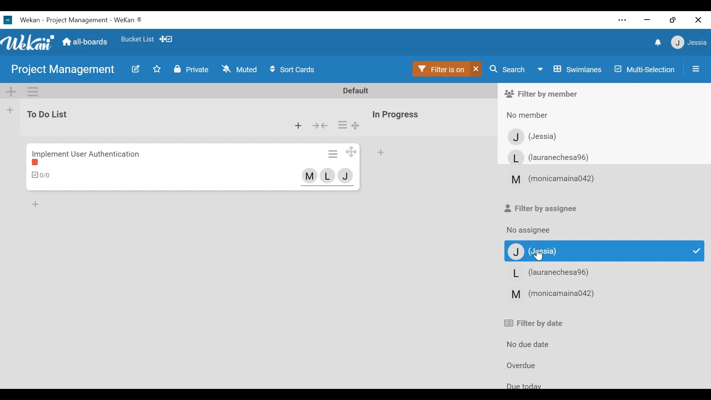 This screenshot has width=711, height=400. What do you see at coordinates (559, 294) in the screenshot?
I see `Member` at bounding box center [559, 294].